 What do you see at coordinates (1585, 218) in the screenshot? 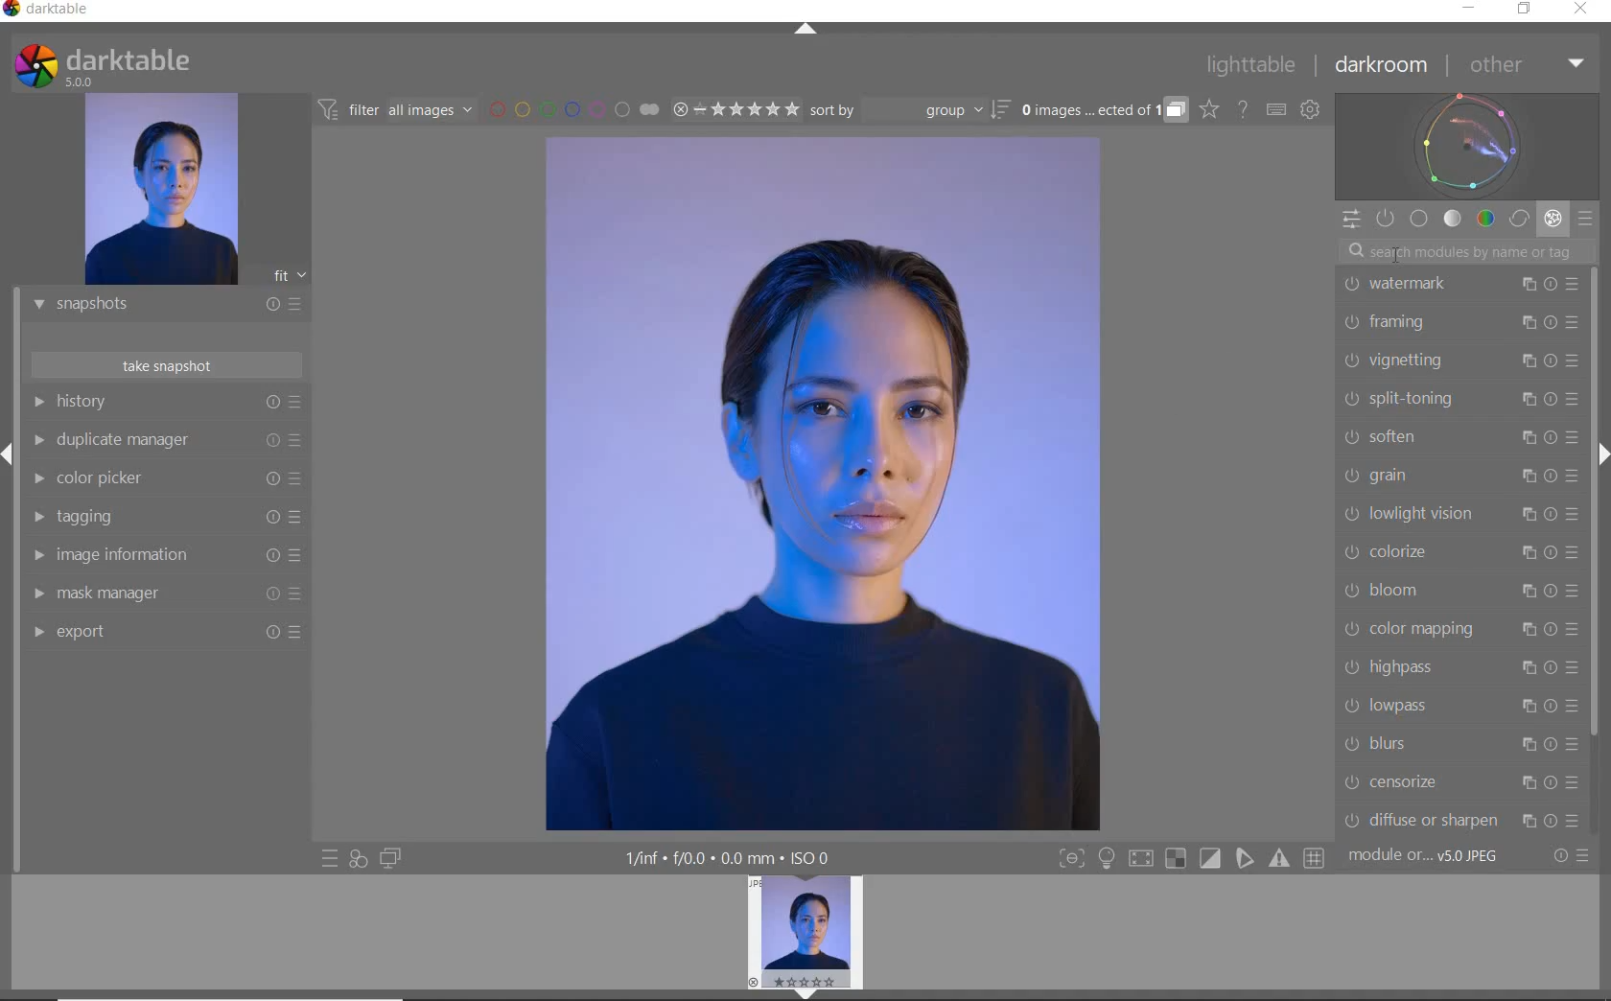
I see `PRESETS` at bounding box center [1585, 218].